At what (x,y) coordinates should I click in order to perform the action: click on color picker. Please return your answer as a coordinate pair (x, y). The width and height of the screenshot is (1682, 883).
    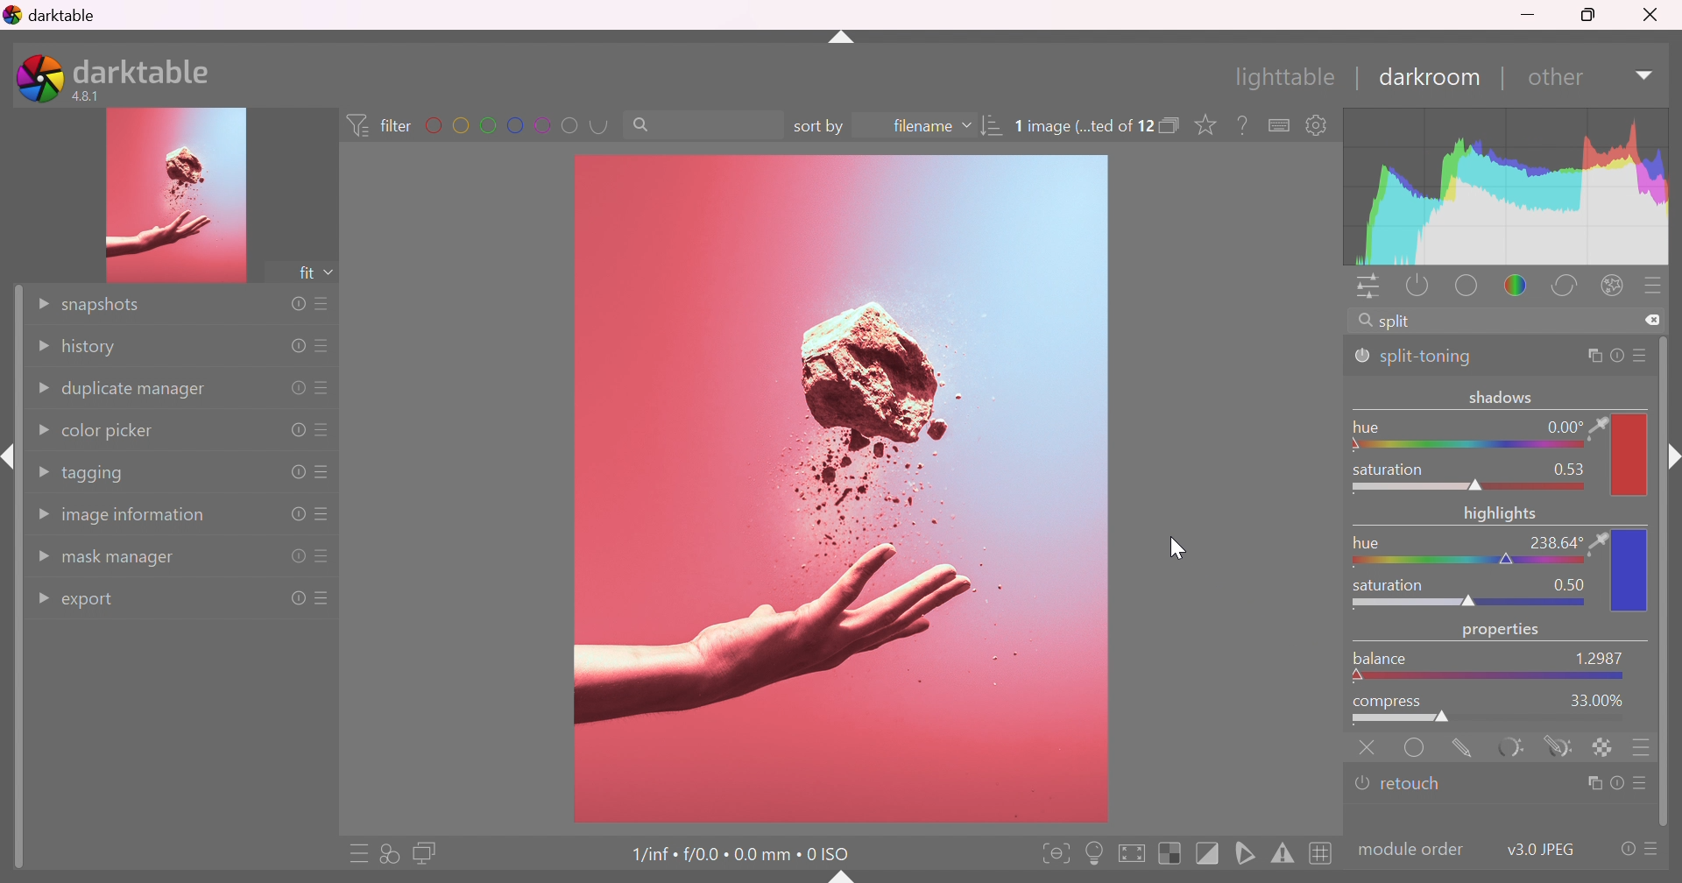
    Looking at the image, I should click on (112, 433).